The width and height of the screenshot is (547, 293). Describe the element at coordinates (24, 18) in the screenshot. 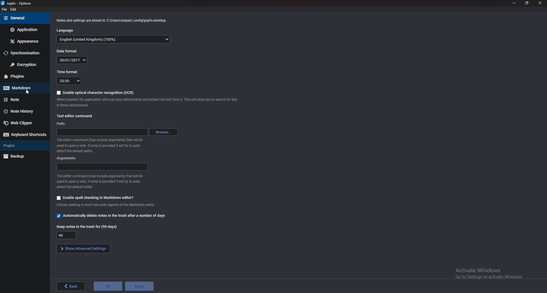

I see `General` at that location.